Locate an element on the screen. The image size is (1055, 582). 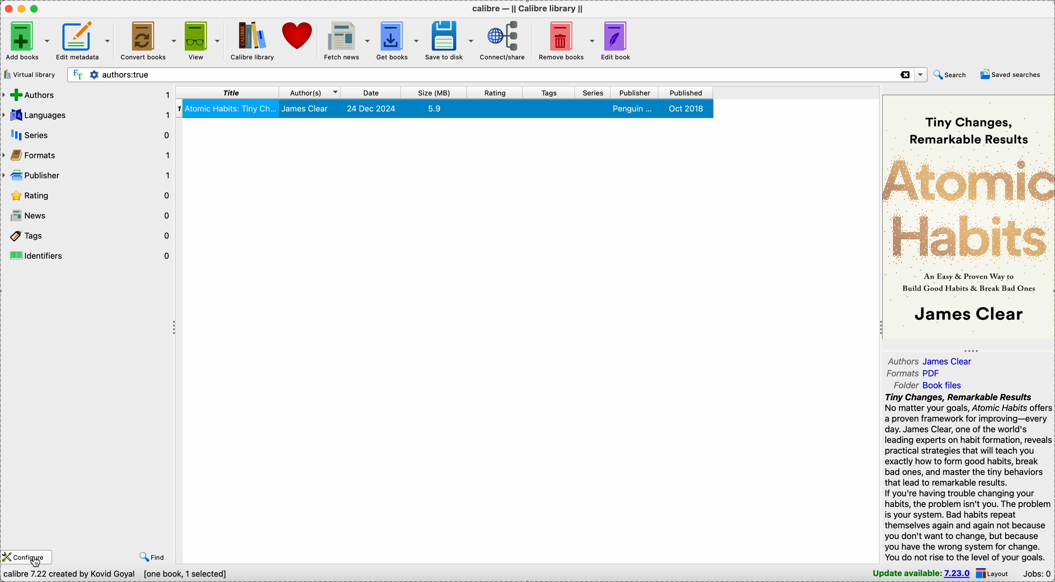
title is located at coordinates (228, 93).